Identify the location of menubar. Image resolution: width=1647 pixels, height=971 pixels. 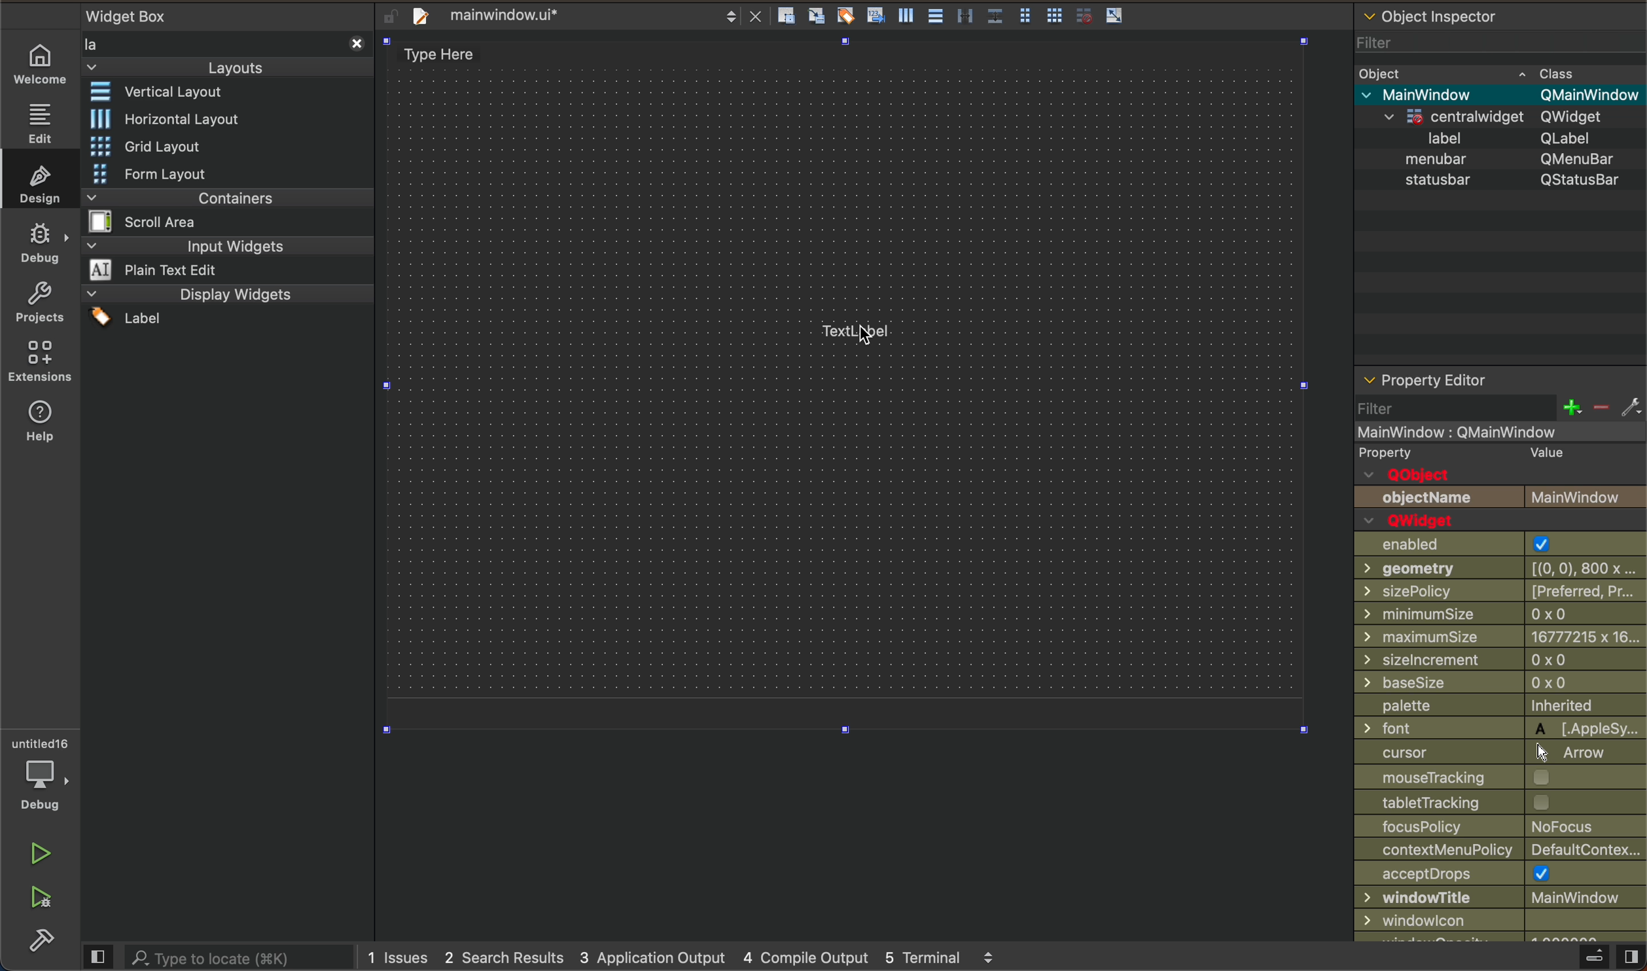
(1505, 160).